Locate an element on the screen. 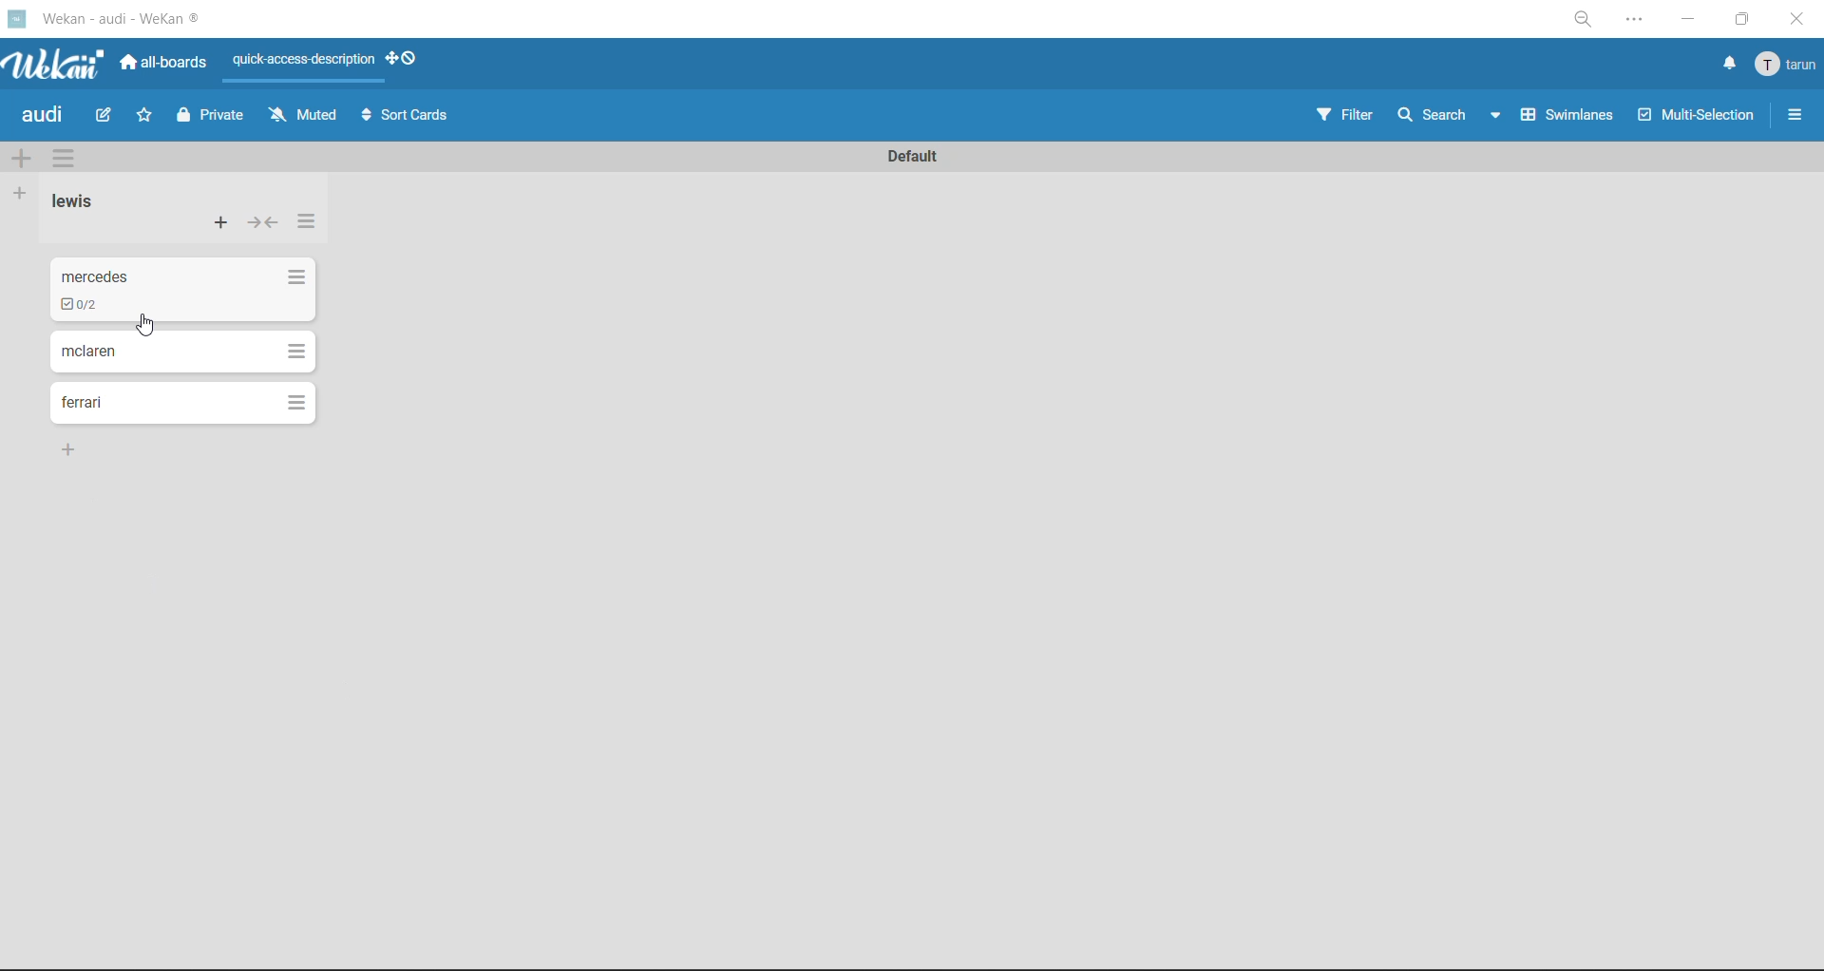 The height and width of the screenshot is (971, 1824). list actions is located at coordinates (294, 350).